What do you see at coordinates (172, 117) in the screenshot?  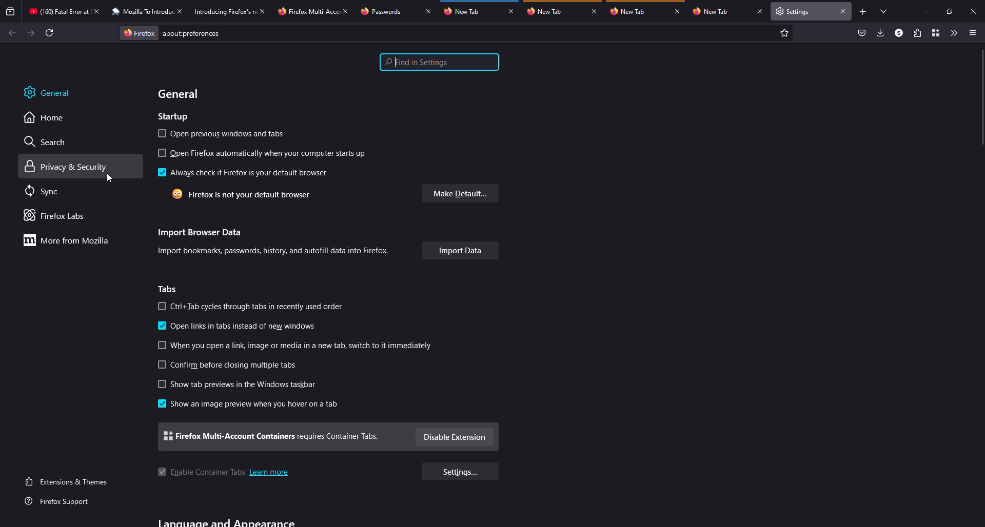 I see `startup` at bounding box center [172, 117].